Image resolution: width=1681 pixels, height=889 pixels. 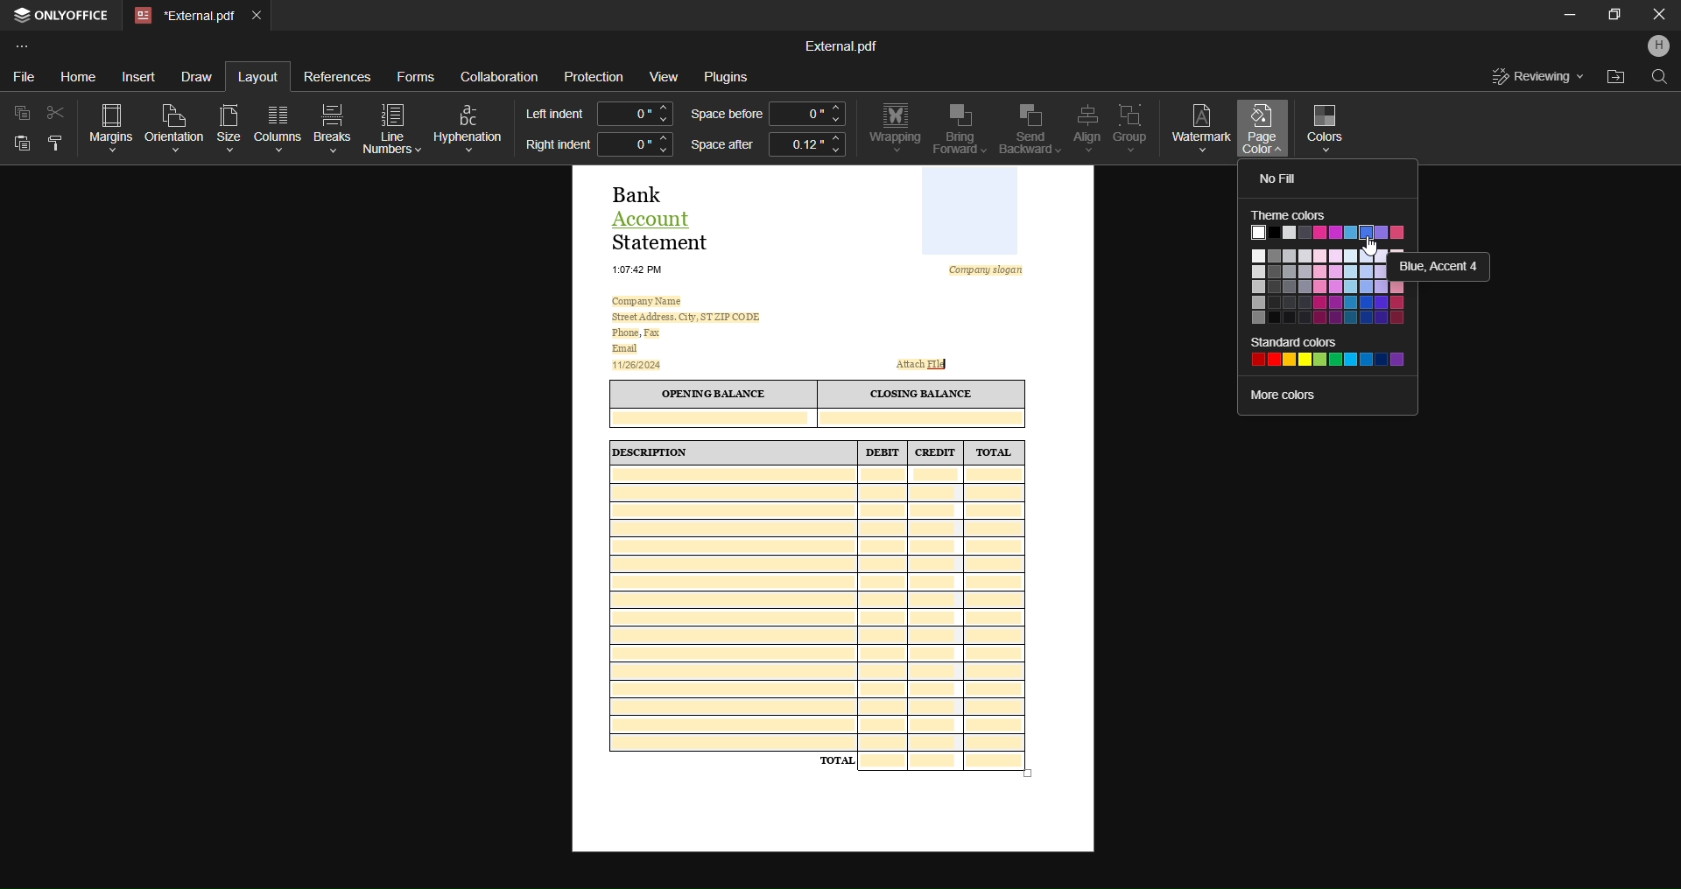 I want to click on Groups, so click(x=1131, y=128).